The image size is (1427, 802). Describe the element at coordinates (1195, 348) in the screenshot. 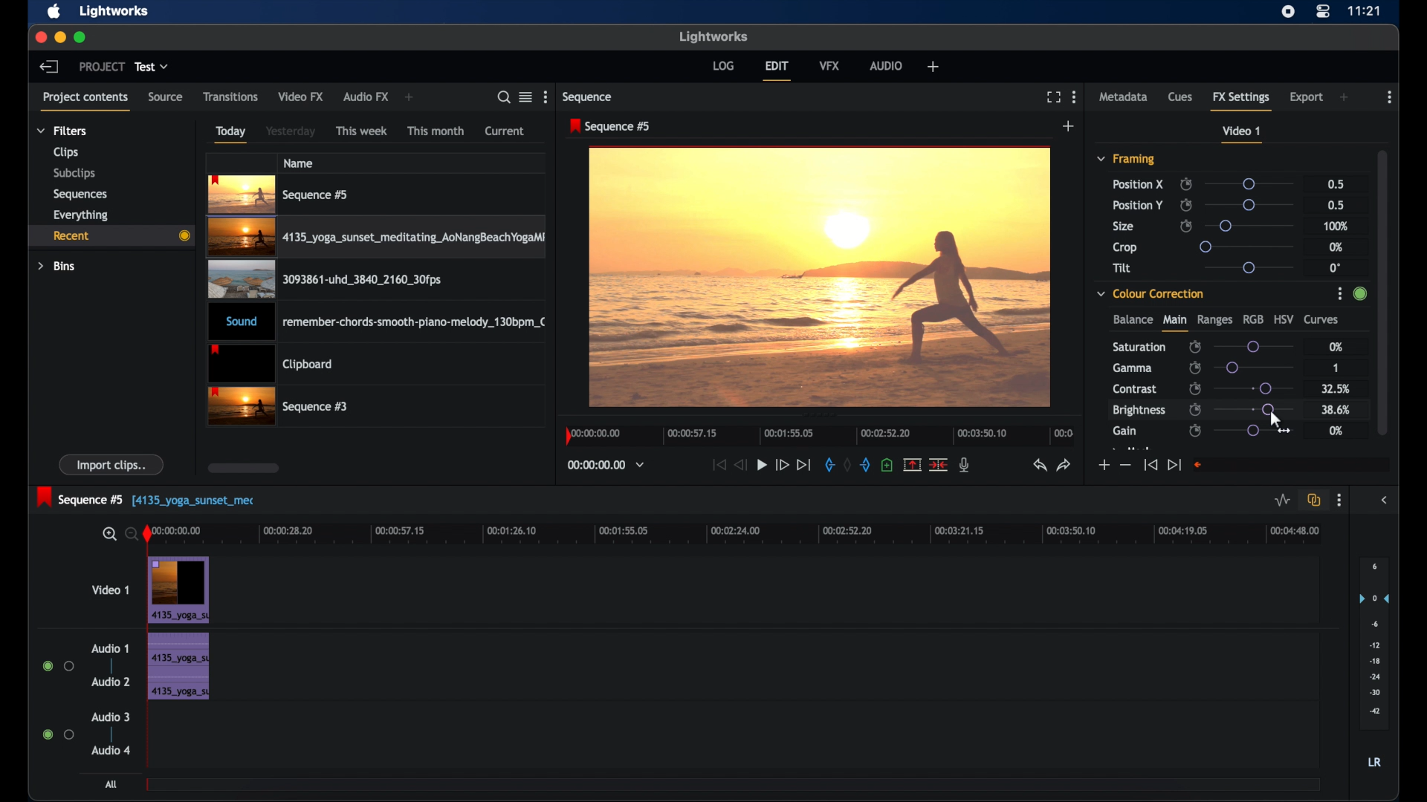

I see `enable/disable keyframes` at that location.